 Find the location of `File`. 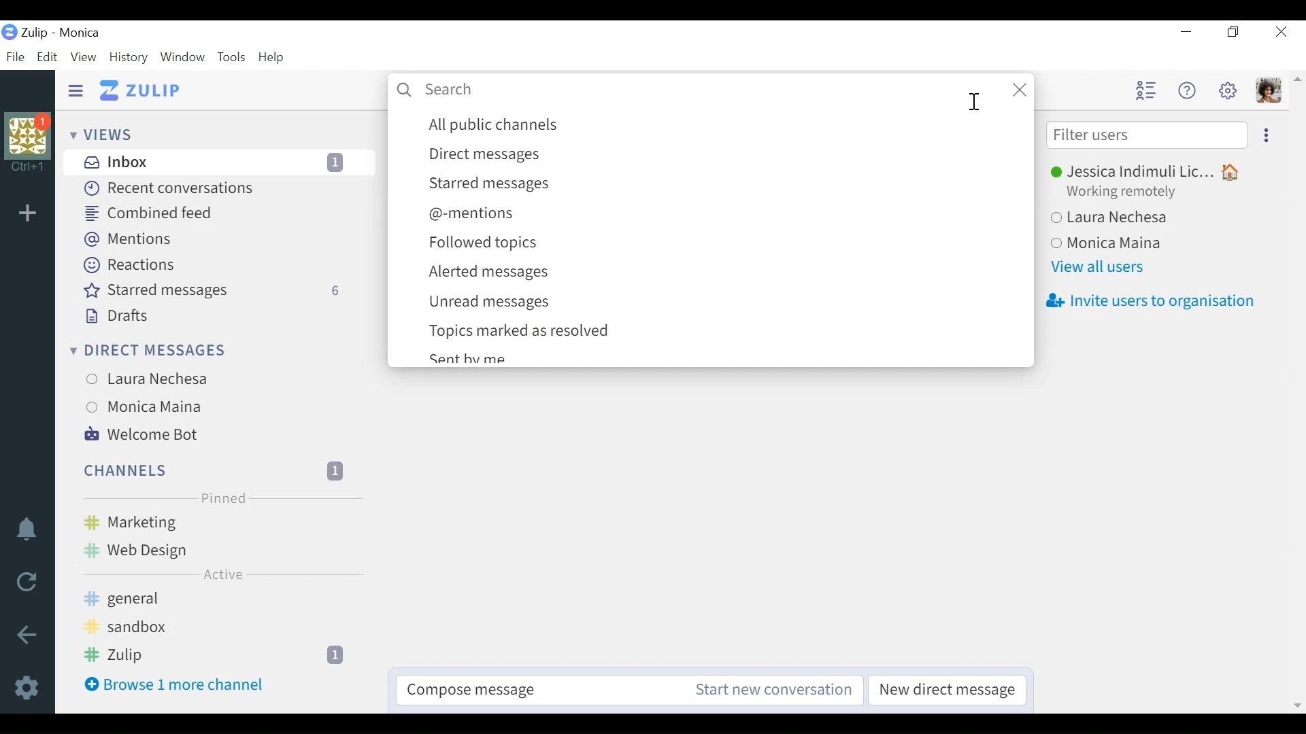

File is located at coordinates (15, 57).